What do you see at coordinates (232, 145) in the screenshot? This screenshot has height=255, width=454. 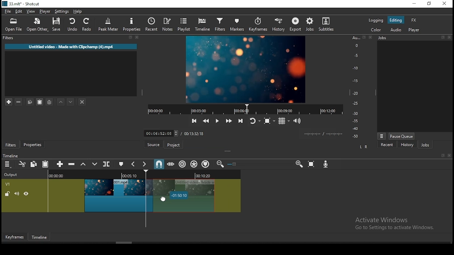 I see `Click here to check for a new version of Shotcut.` at bounding box center [232, 145].